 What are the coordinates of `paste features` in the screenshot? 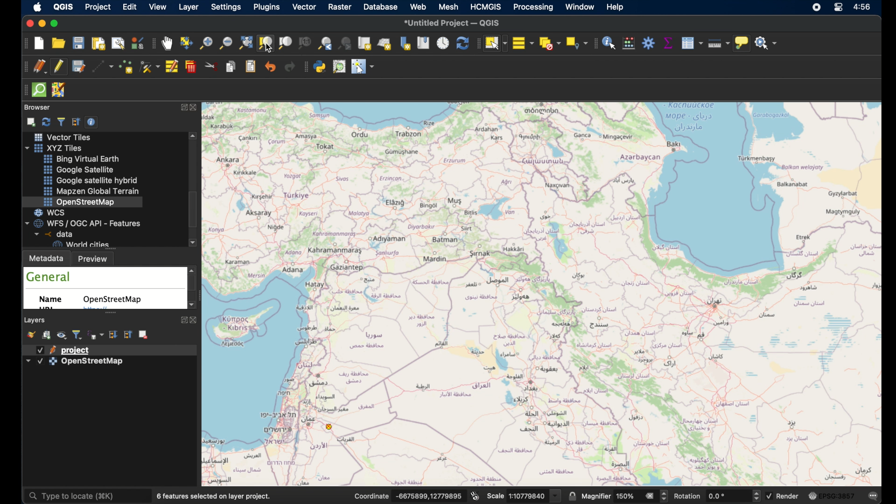 It's located at (252, 67).